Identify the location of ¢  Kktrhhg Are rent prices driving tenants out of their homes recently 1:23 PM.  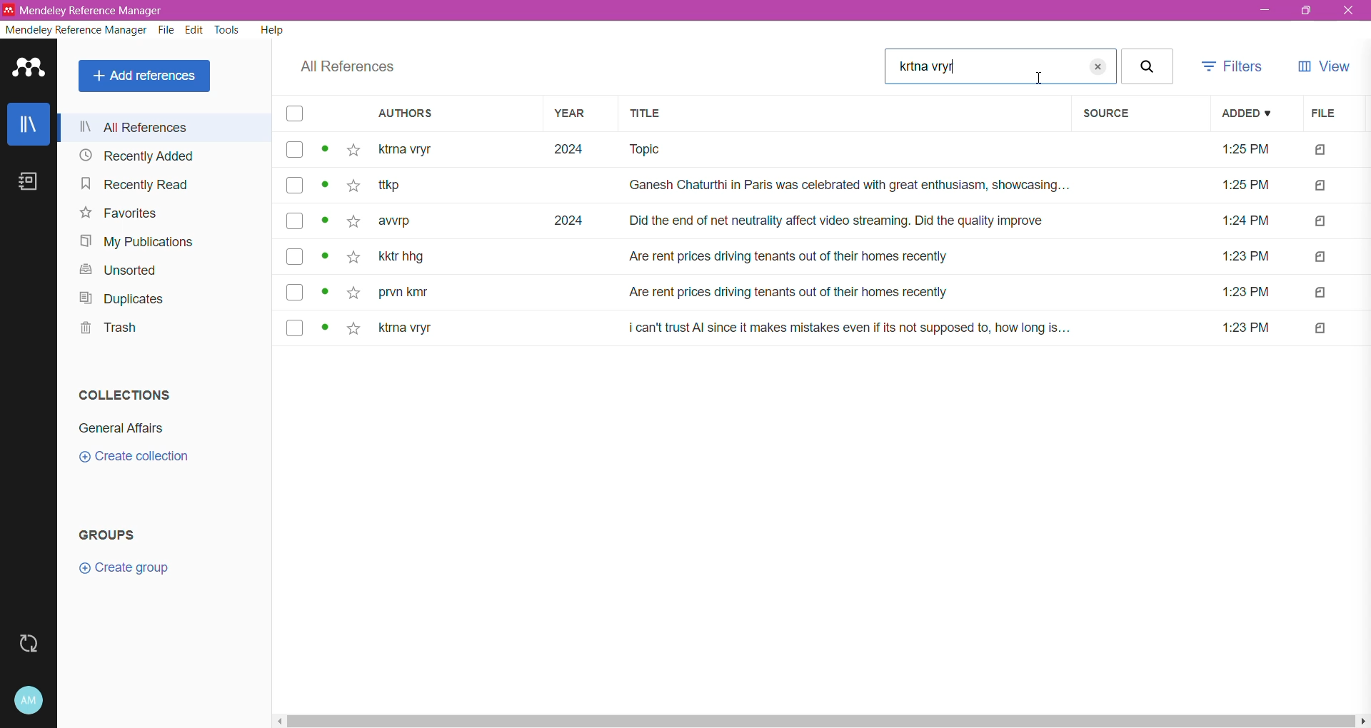
(830, 258).